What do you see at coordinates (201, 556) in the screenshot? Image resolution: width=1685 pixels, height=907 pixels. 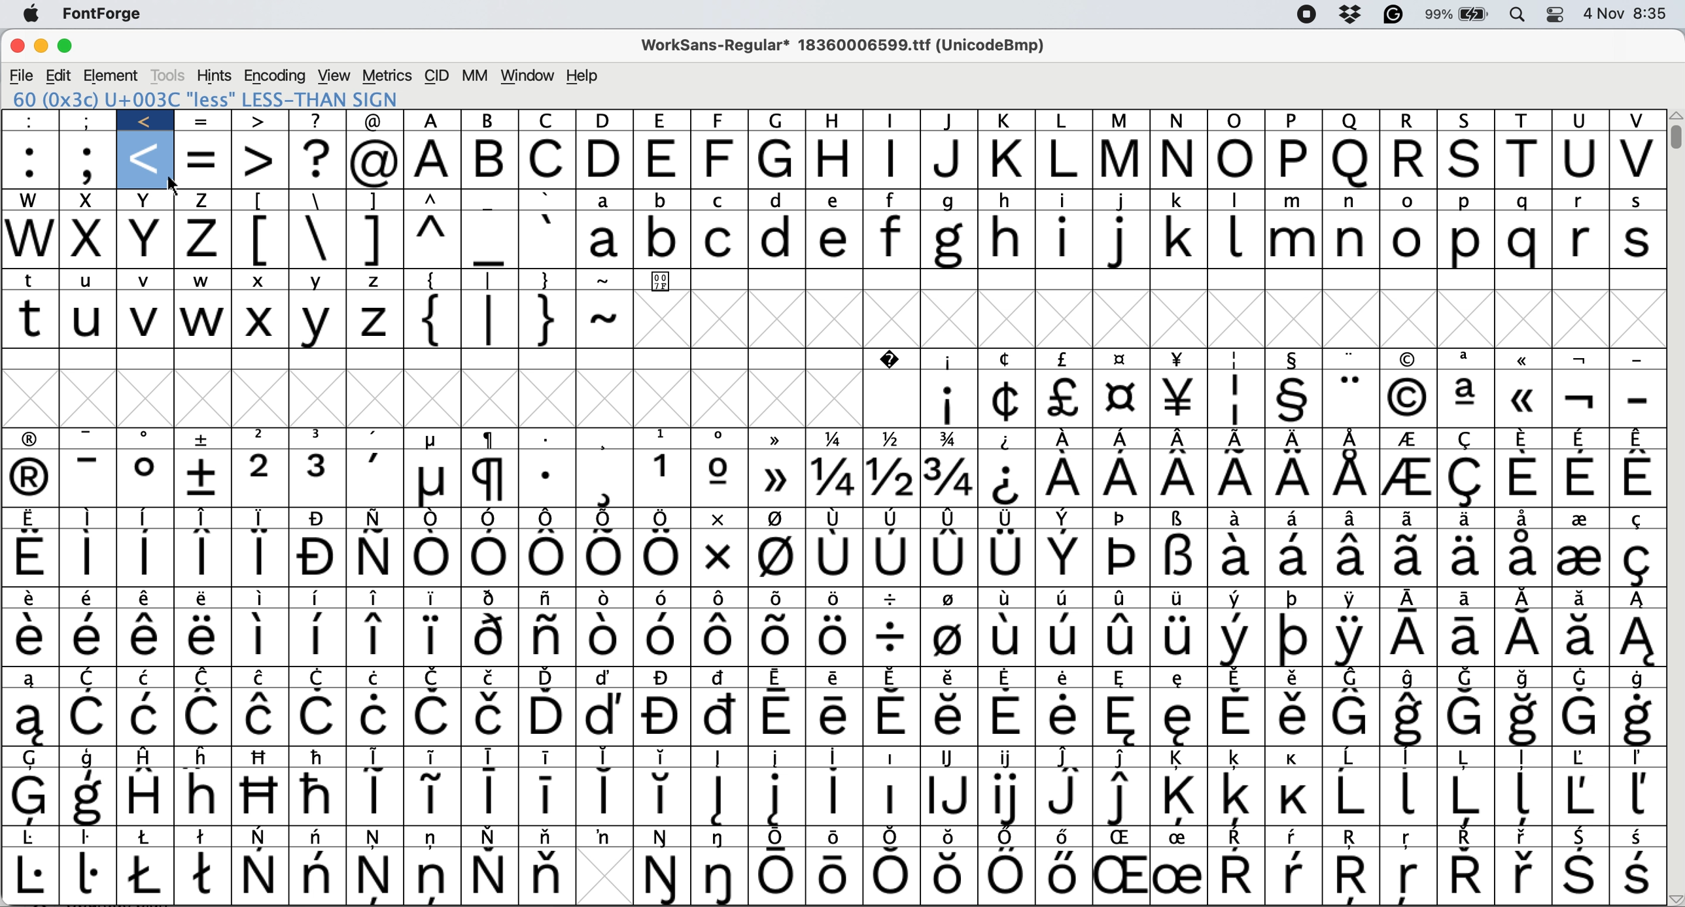 I see `Symbol` at bounding box center [201, 556].